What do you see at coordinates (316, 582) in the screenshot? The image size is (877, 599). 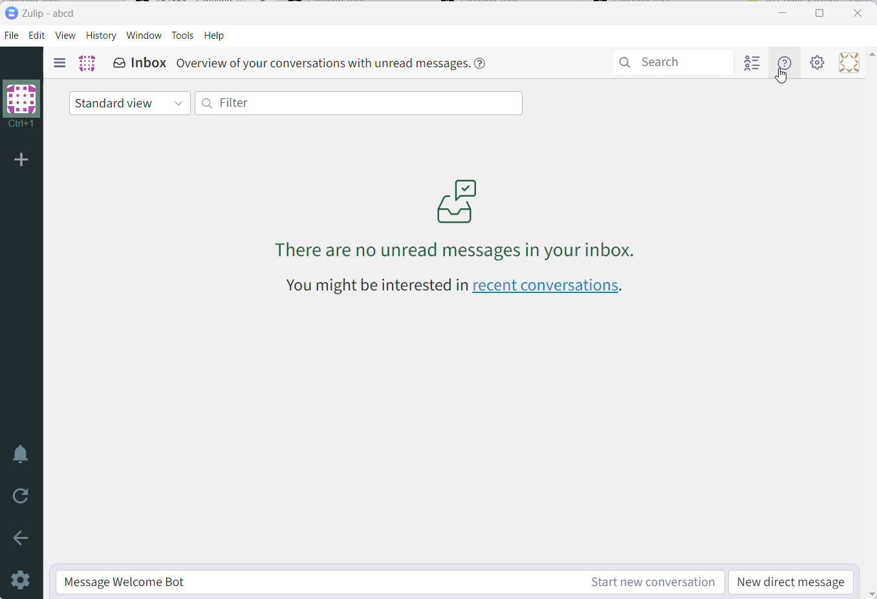 I see `Message Welcome Bot` at bounding box center [316, 582].